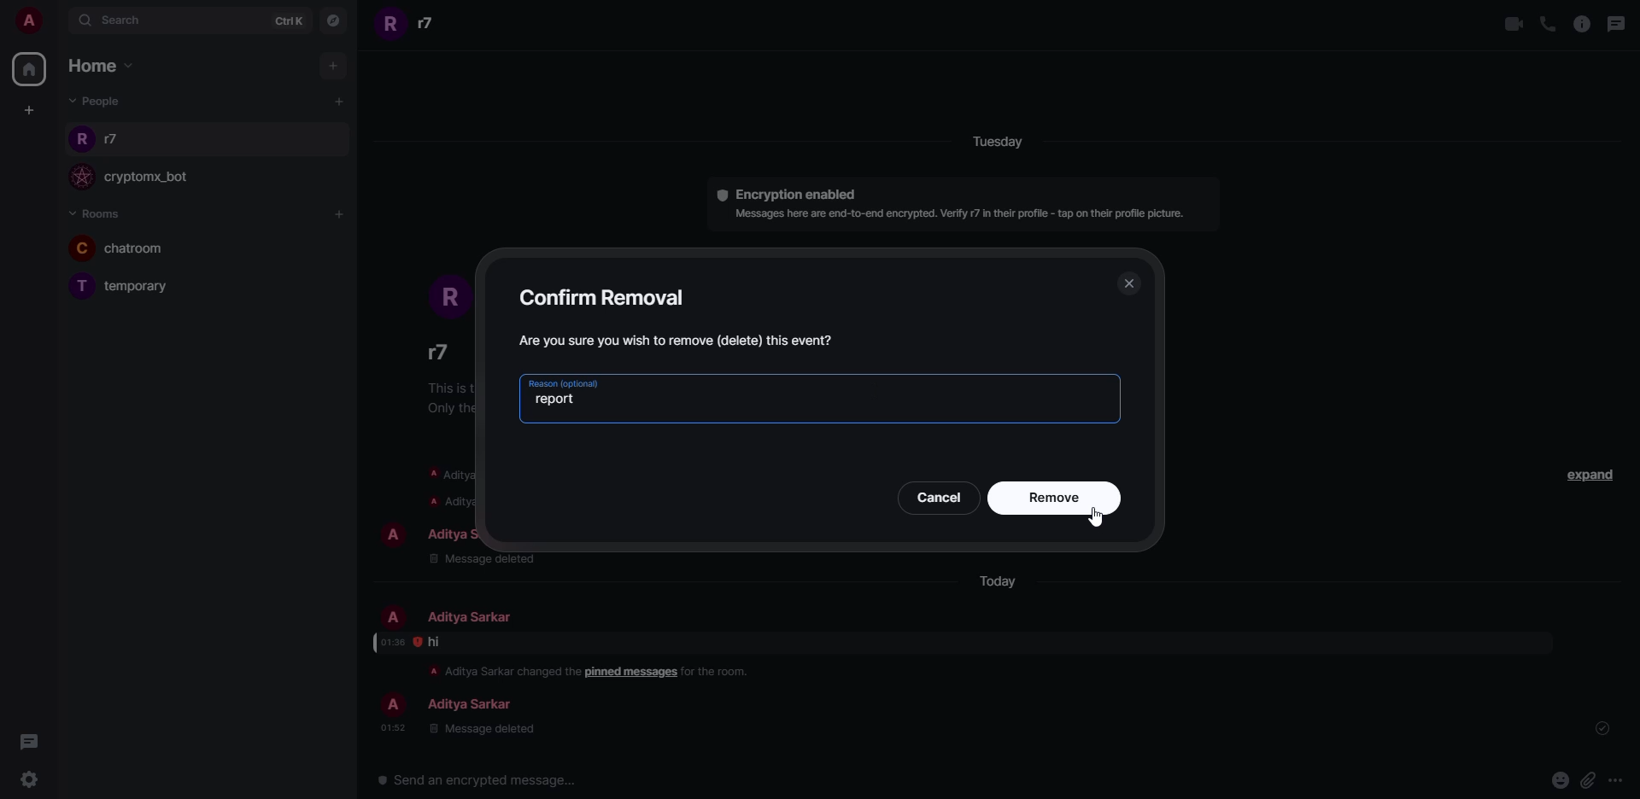 This screenshot has height=799, width=1640. Describe the element at coordinates (338, 213) in the screenshot. I see `add` at that location.